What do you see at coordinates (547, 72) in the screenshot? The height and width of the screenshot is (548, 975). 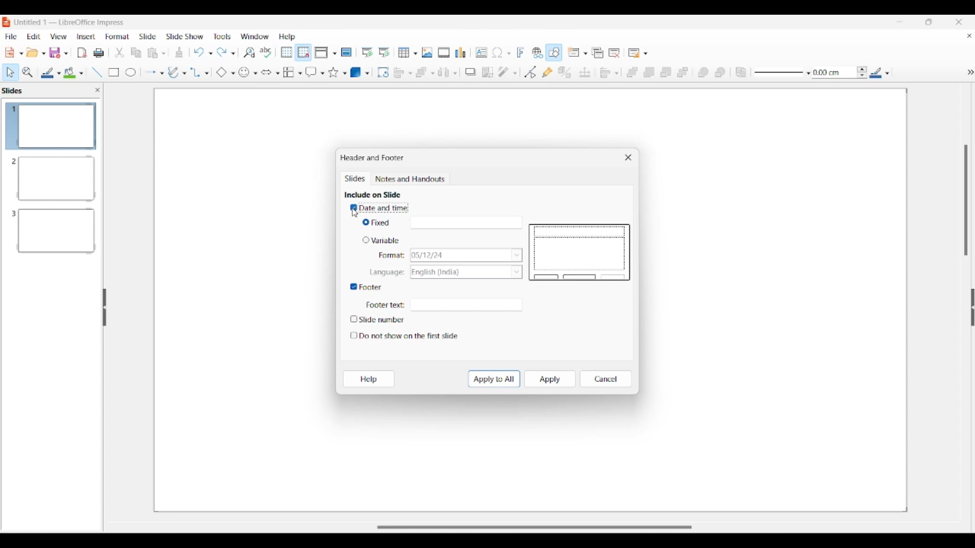 I see `Show gluepoint functions` at bounding box center [547, 72].